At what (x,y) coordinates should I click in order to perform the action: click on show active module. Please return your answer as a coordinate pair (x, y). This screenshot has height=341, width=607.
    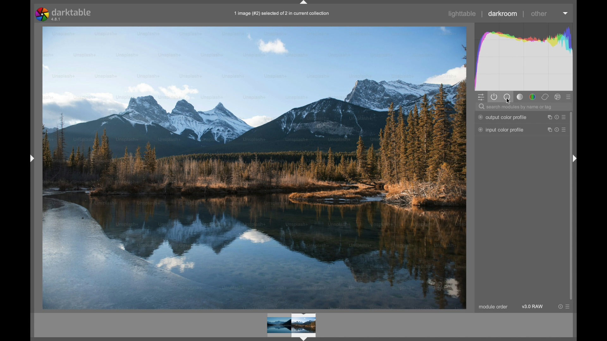
    Looking at the image, I should click on (494, 97).